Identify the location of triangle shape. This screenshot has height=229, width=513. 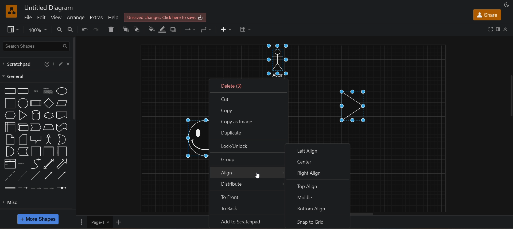
(354, 104).